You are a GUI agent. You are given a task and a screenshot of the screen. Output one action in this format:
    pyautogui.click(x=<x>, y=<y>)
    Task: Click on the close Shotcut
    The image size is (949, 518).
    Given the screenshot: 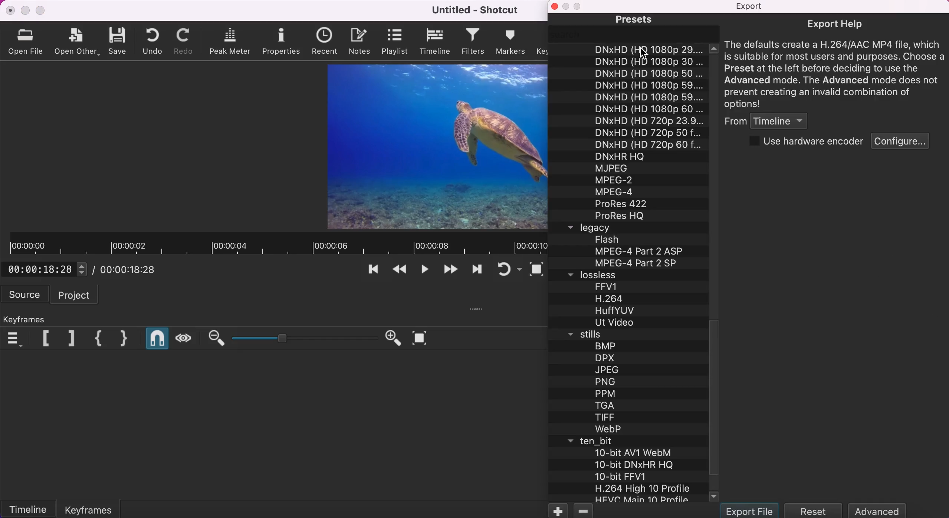 What is the action you would take?
    pyautogui.click(x=8, y=10)
    